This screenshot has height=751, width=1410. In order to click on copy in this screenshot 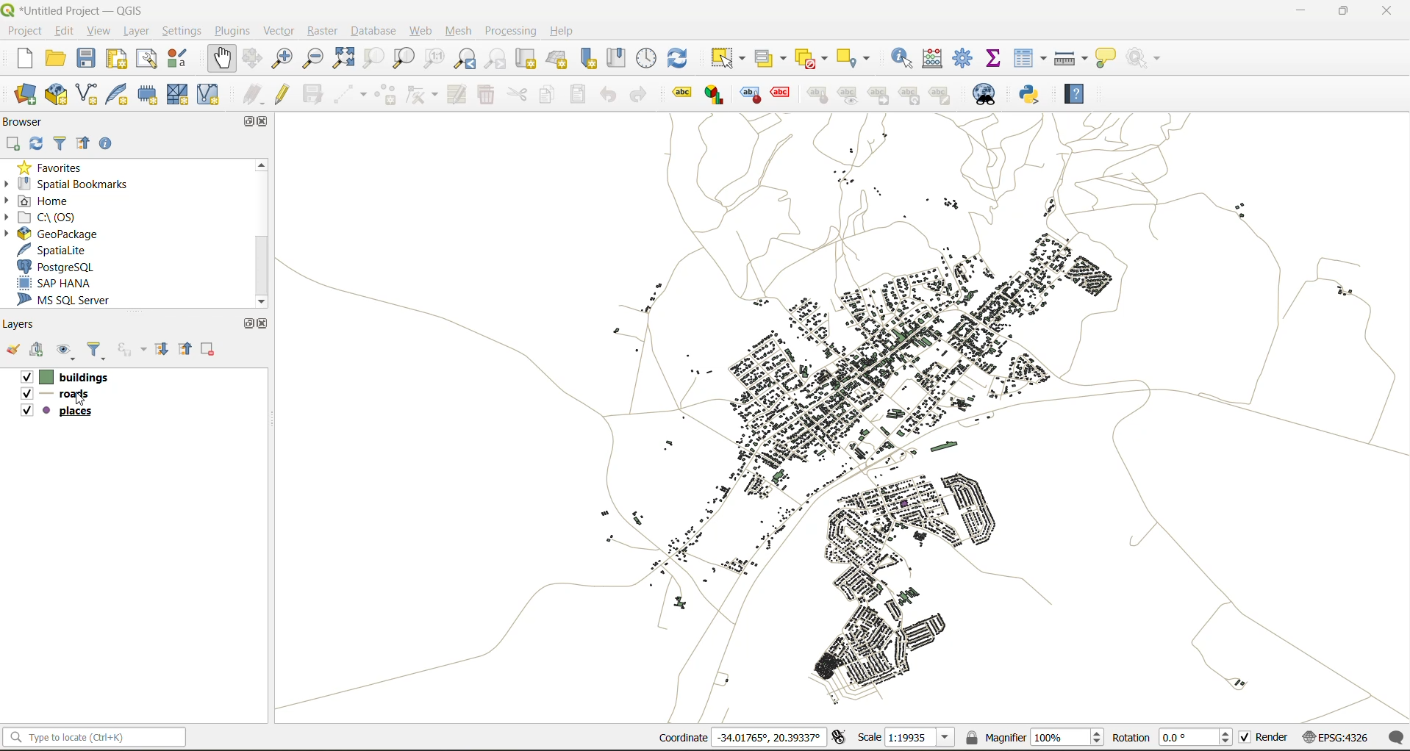, I will do `click(544, 96)`.